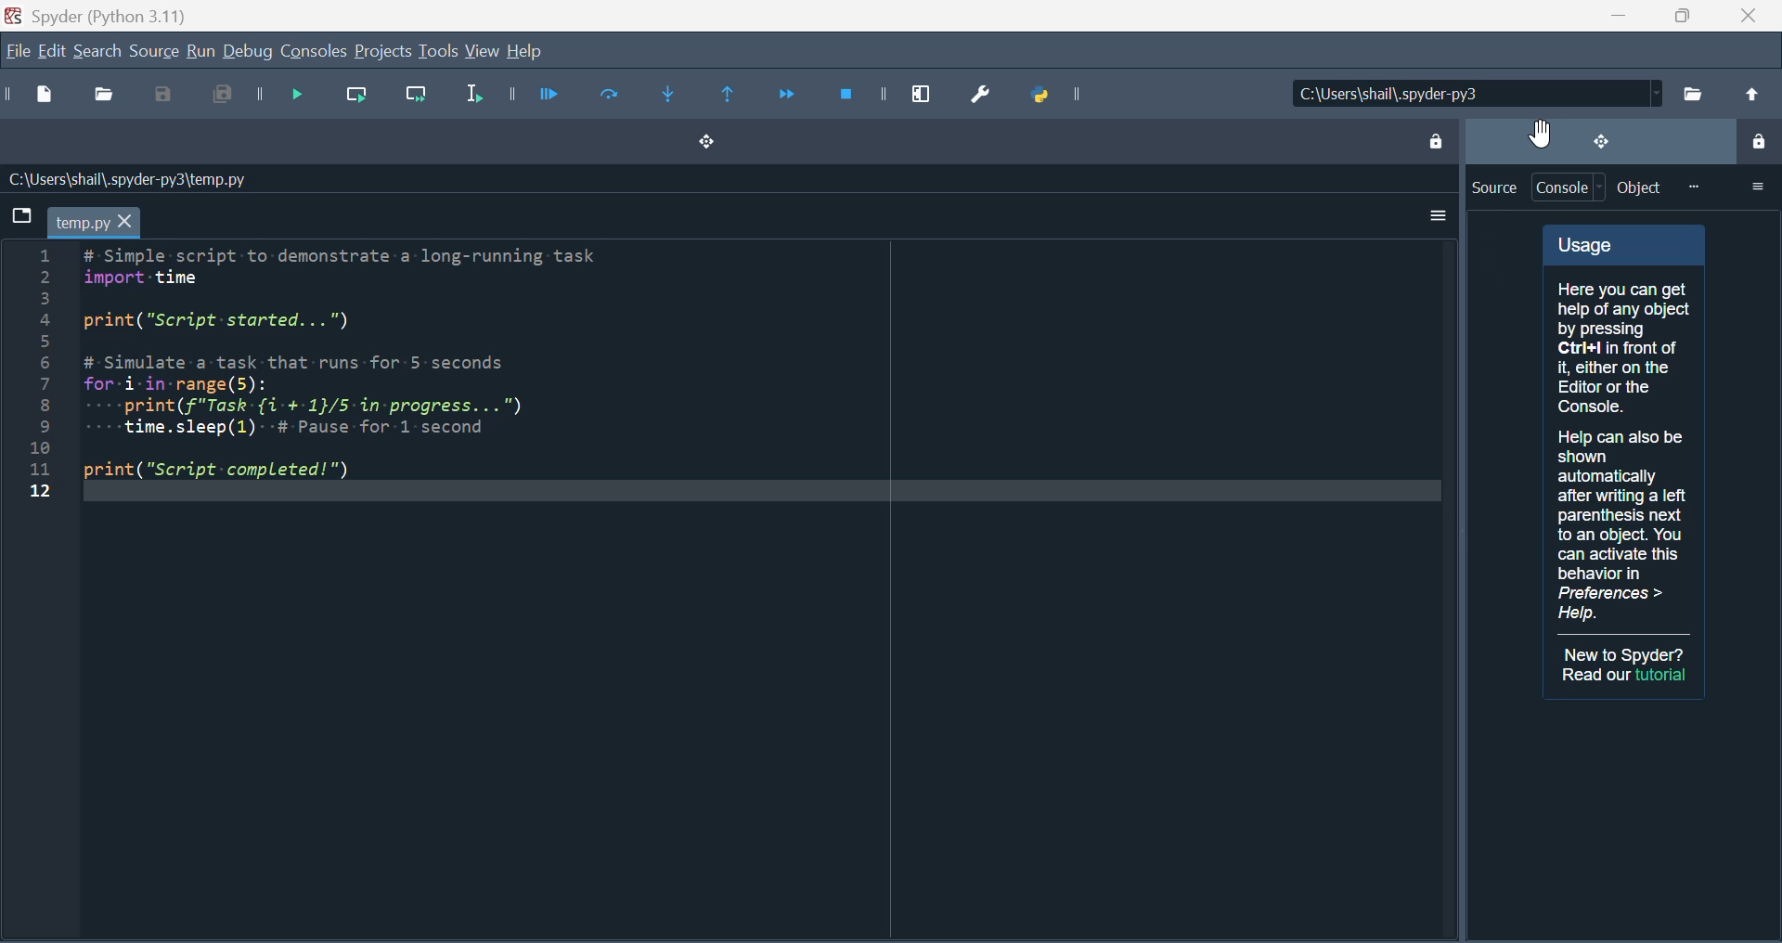  What do you see at coordinates (1595, 675) in the screenshot?
I see `Read our` at bounding box center [1595, 675].